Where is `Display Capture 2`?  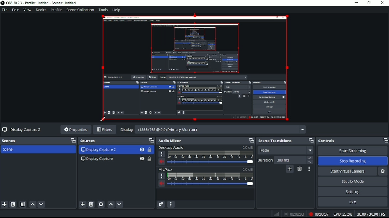 Display Capture 2 is located at coordinates (98, 150).